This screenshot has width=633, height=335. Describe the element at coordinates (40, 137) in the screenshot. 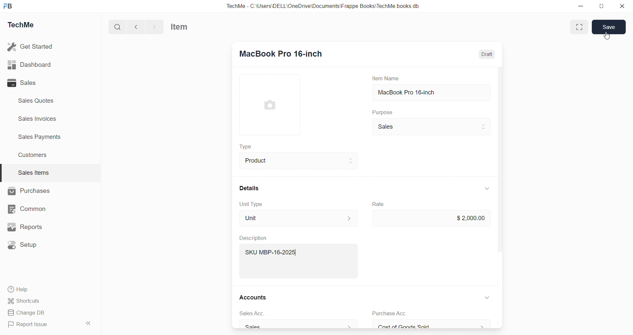

I see `Sales Payments` at that location.